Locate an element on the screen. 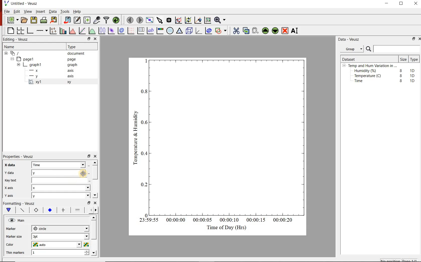 The image size is (421, 262). capture remote data is located at coordinates (96, 20).